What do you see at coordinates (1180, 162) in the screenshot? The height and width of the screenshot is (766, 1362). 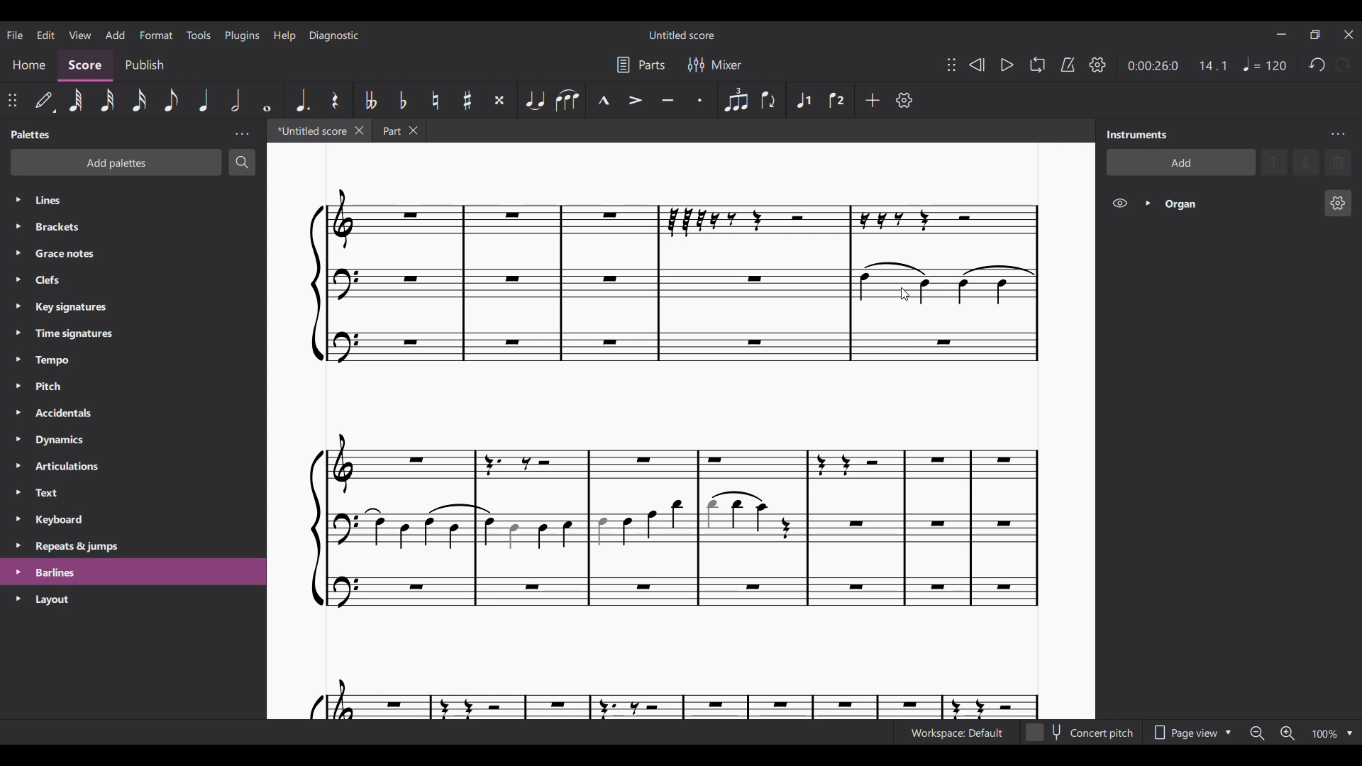 I see `Add instrument` at bounding box center [1180, 162].